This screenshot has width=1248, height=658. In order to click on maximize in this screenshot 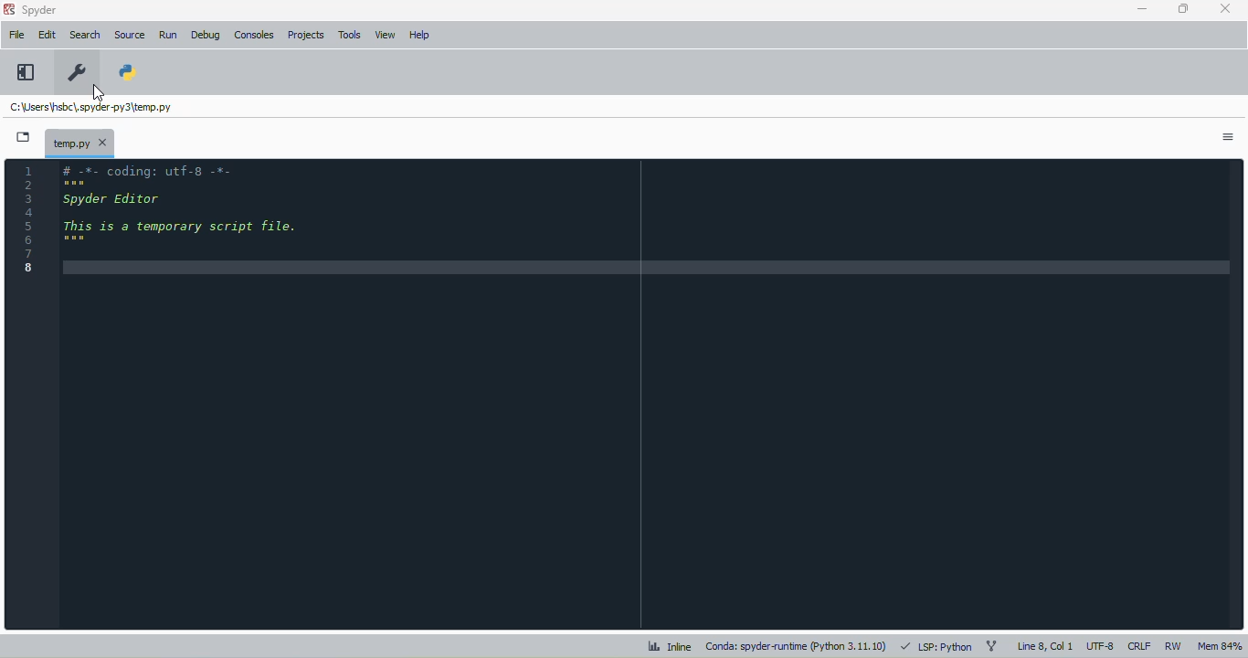, I will do `click(1183, 9)`.